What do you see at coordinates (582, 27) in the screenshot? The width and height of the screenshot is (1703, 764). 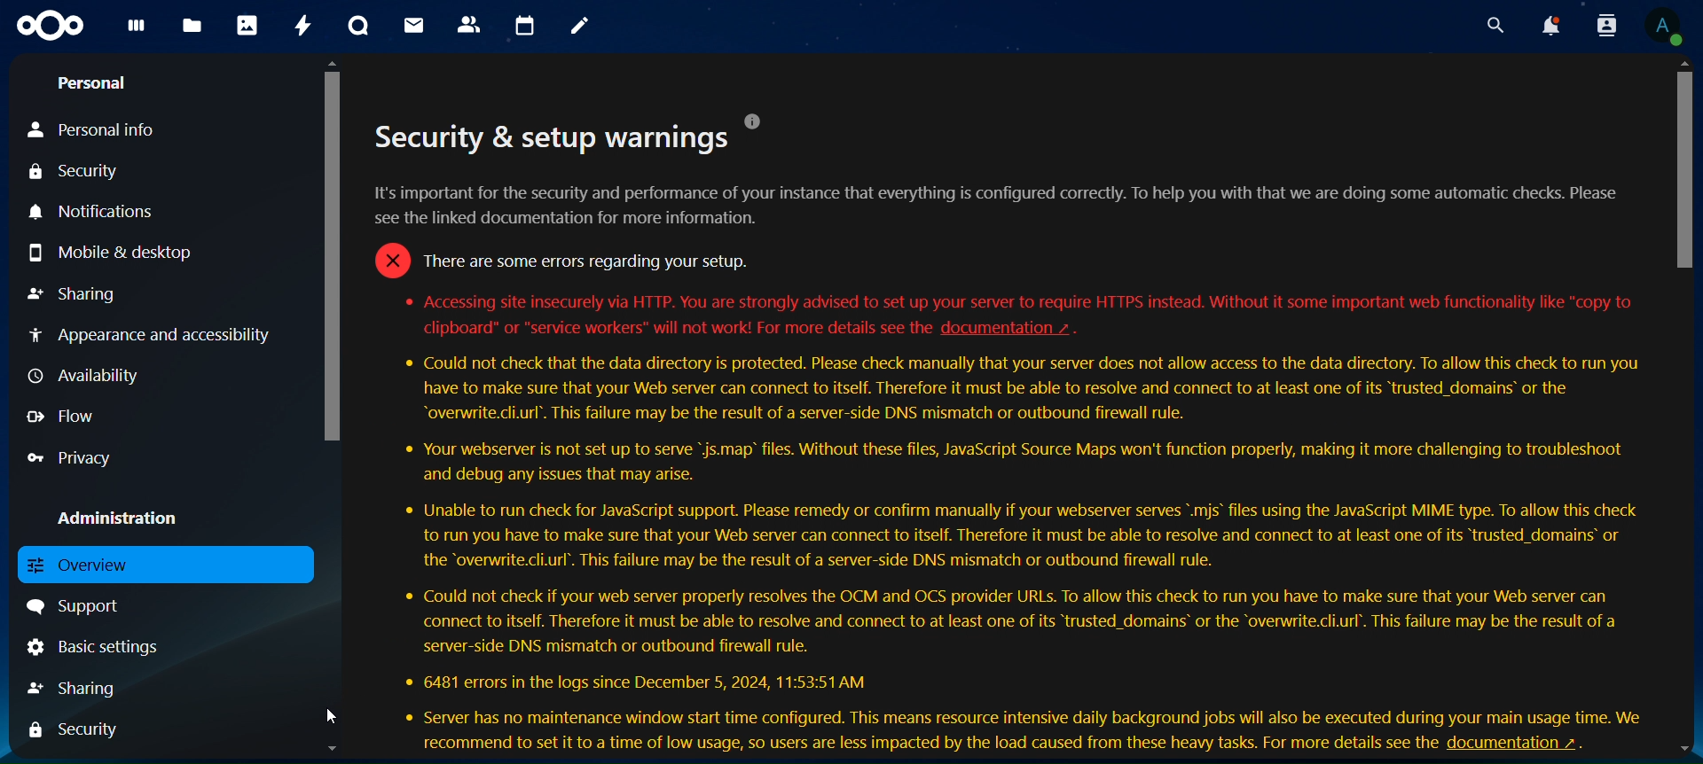 I see `notes` at bounding box center [582, 27].